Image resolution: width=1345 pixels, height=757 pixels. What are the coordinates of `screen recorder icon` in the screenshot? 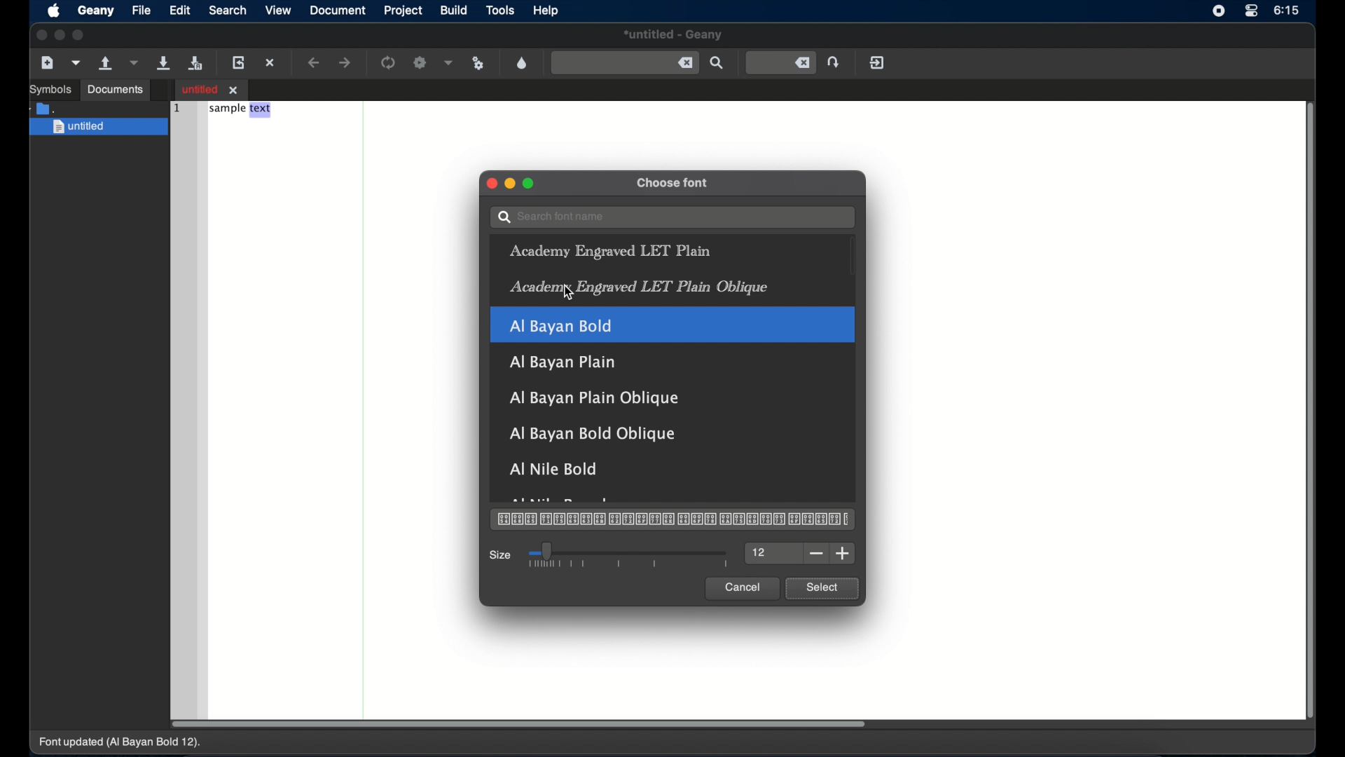 It's located at (1218, 12).